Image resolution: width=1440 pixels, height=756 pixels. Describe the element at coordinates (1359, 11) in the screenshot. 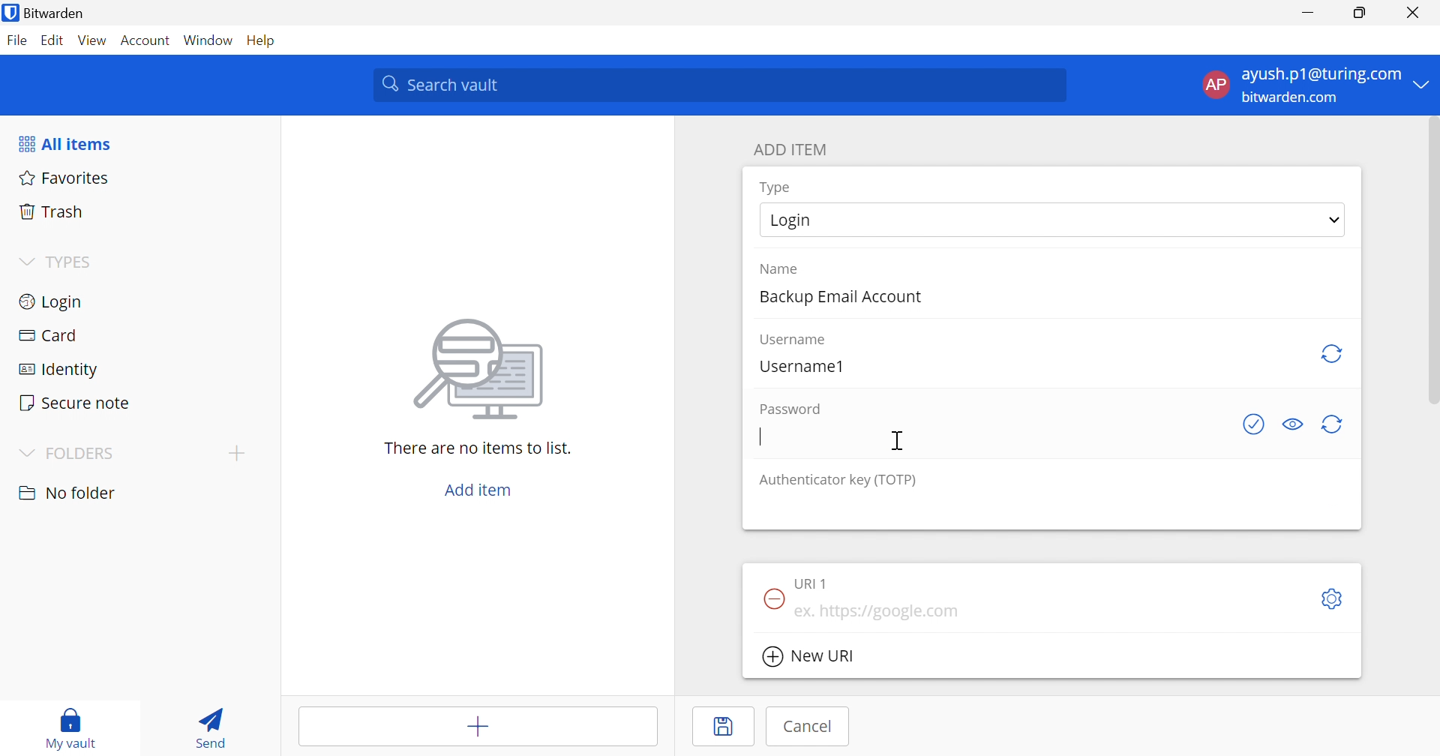

I see `Restore Down` at that location.